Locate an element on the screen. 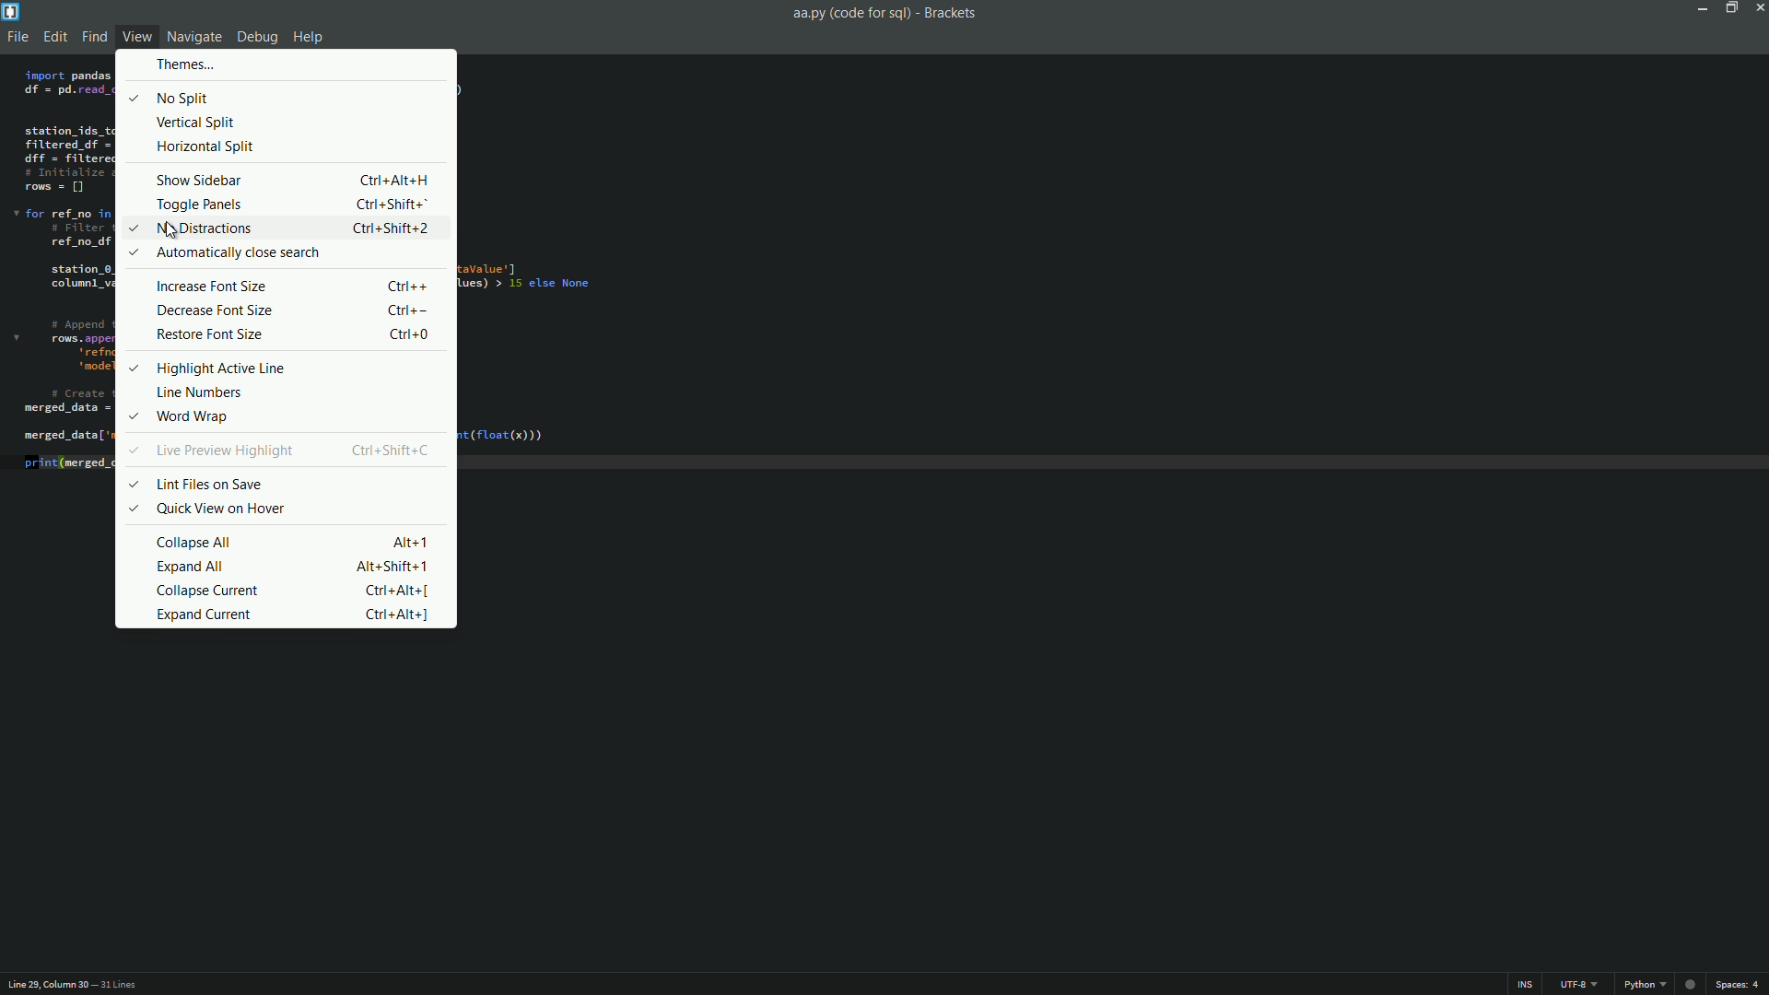 Image resolution: width=1769 pixels, height=995 pixels. themes is located at coordinates (186, 65).